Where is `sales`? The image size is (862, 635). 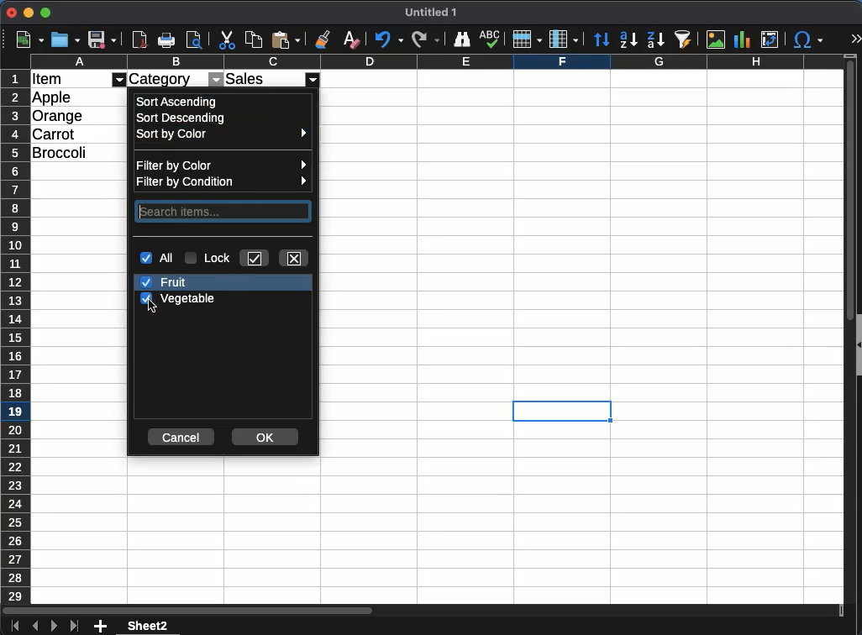
sales is located at coordinates (260, 77).